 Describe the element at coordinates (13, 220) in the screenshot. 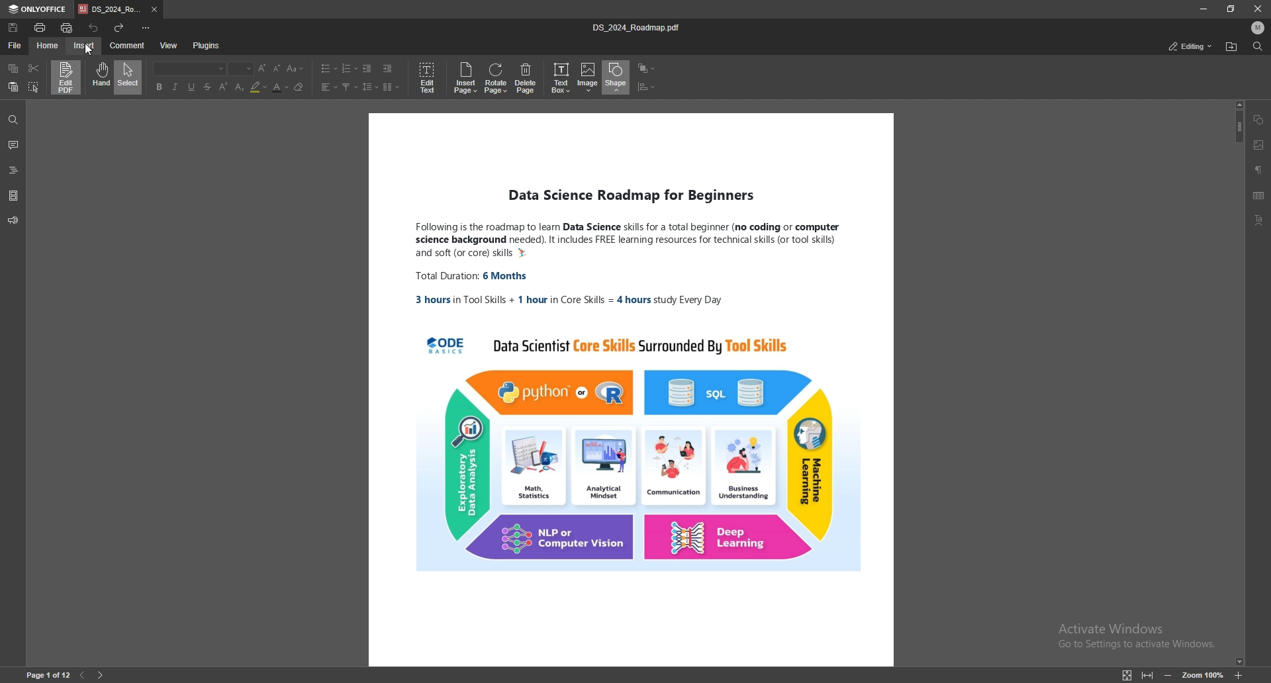

I see `feedback` at that location.